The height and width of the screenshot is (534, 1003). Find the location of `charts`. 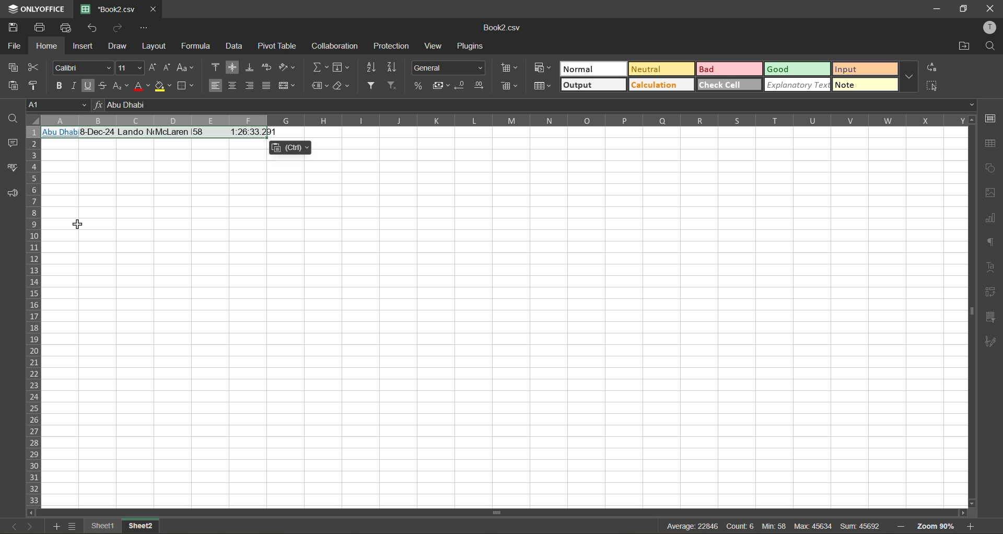

charts is located at coordinates (991, 218).